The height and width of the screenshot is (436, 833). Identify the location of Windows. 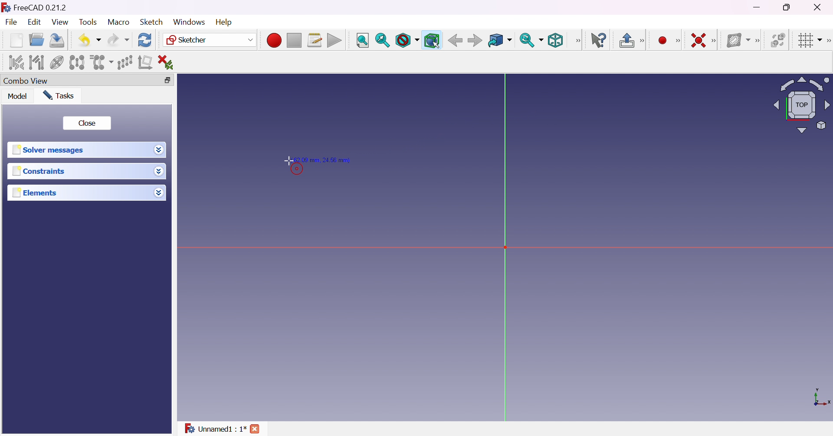
(188, 22).